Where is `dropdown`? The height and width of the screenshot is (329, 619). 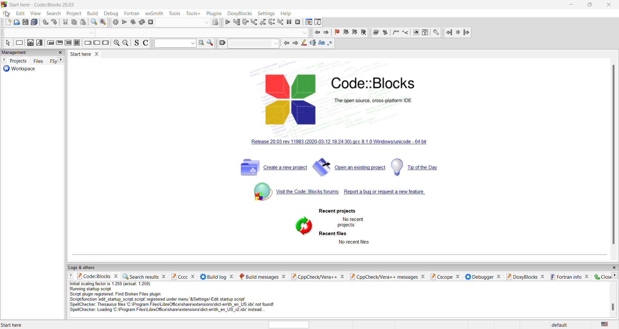 dropdown is located at coordinates (175, 43).